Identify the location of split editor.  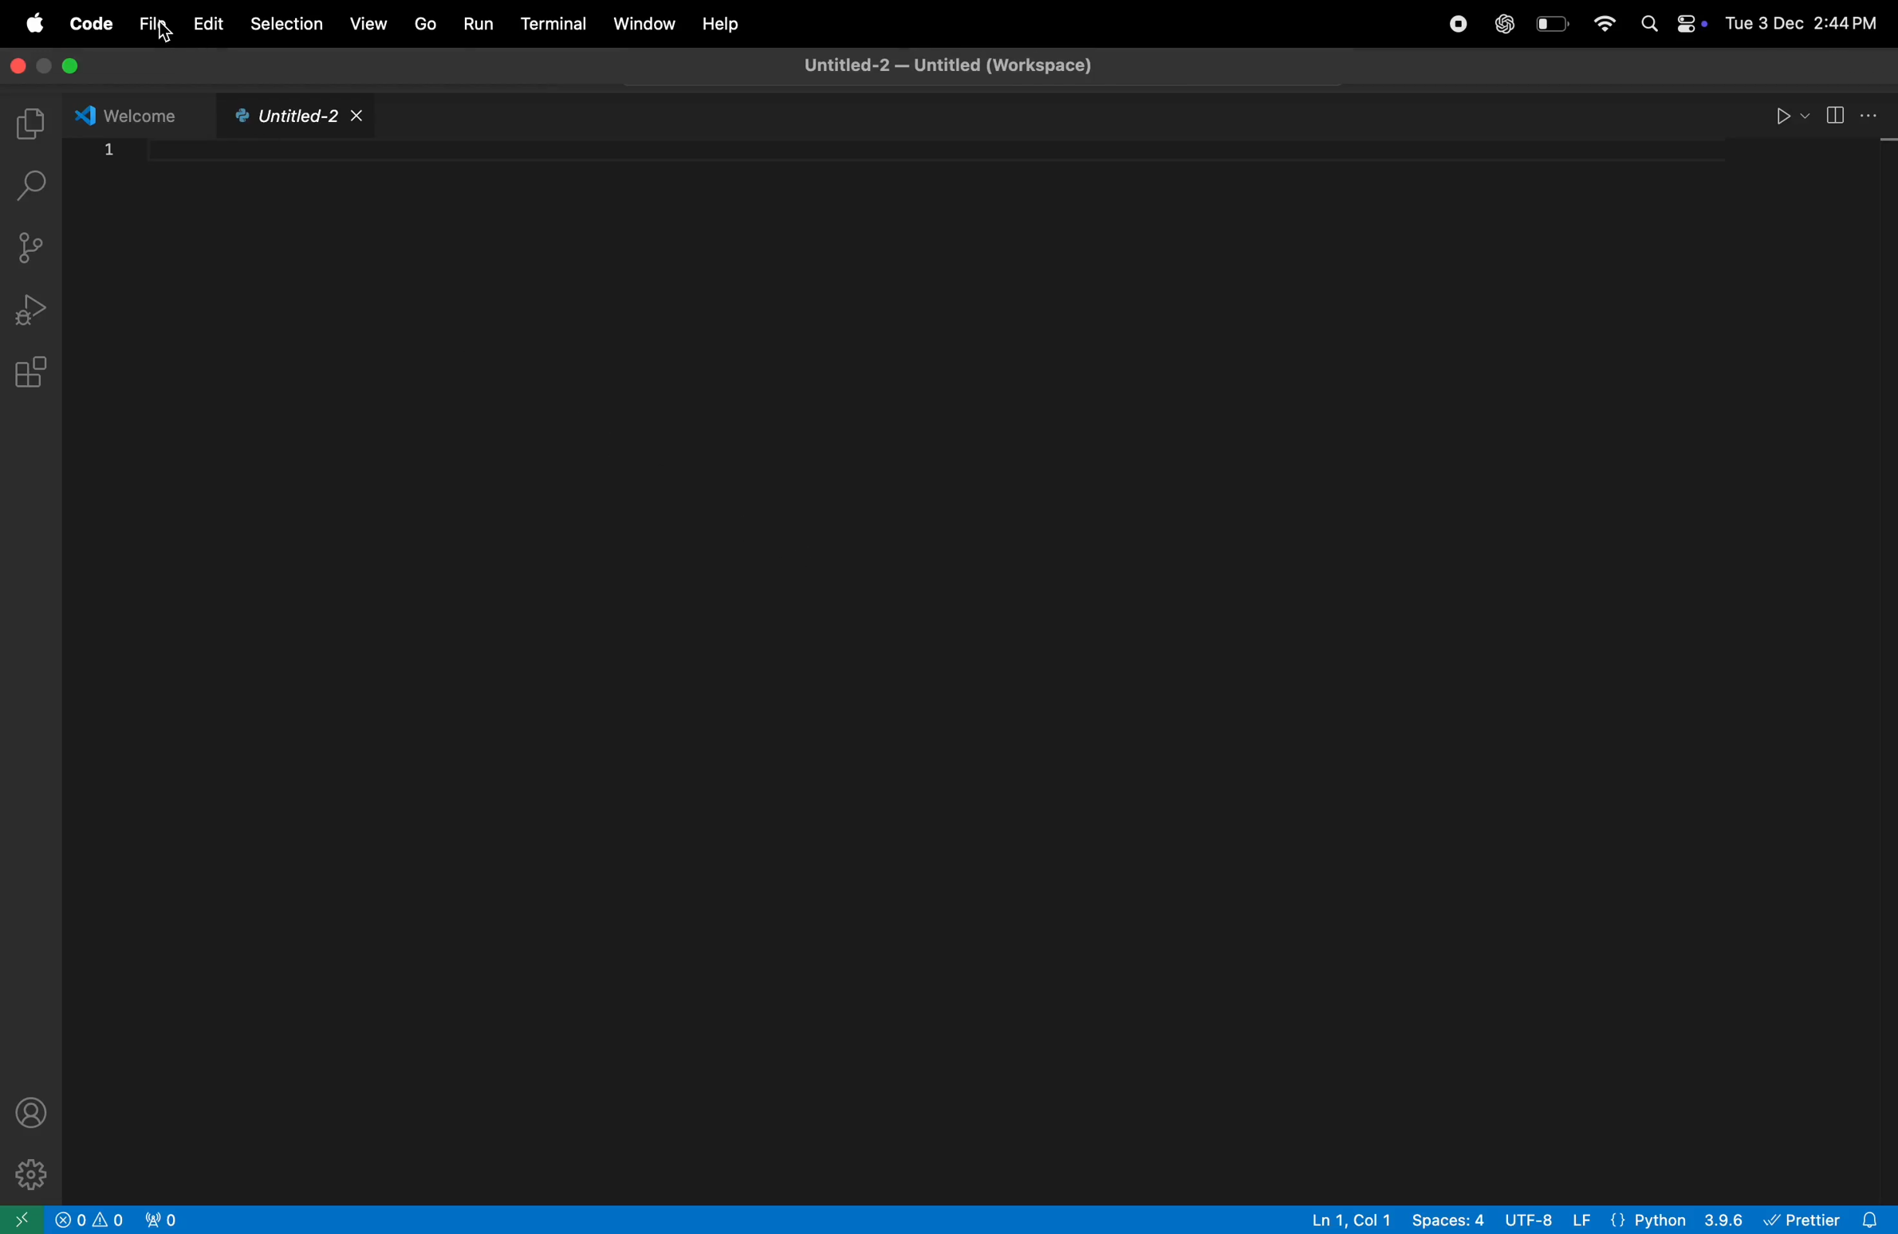
(1851, 113).